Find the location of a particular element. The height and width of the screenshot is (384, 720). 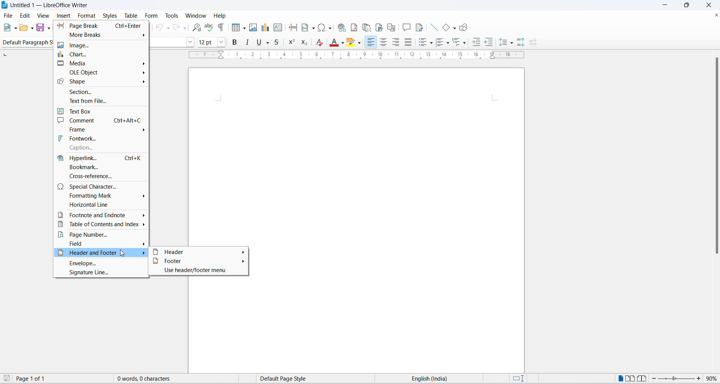

page break is located at coordinates (101, 26).